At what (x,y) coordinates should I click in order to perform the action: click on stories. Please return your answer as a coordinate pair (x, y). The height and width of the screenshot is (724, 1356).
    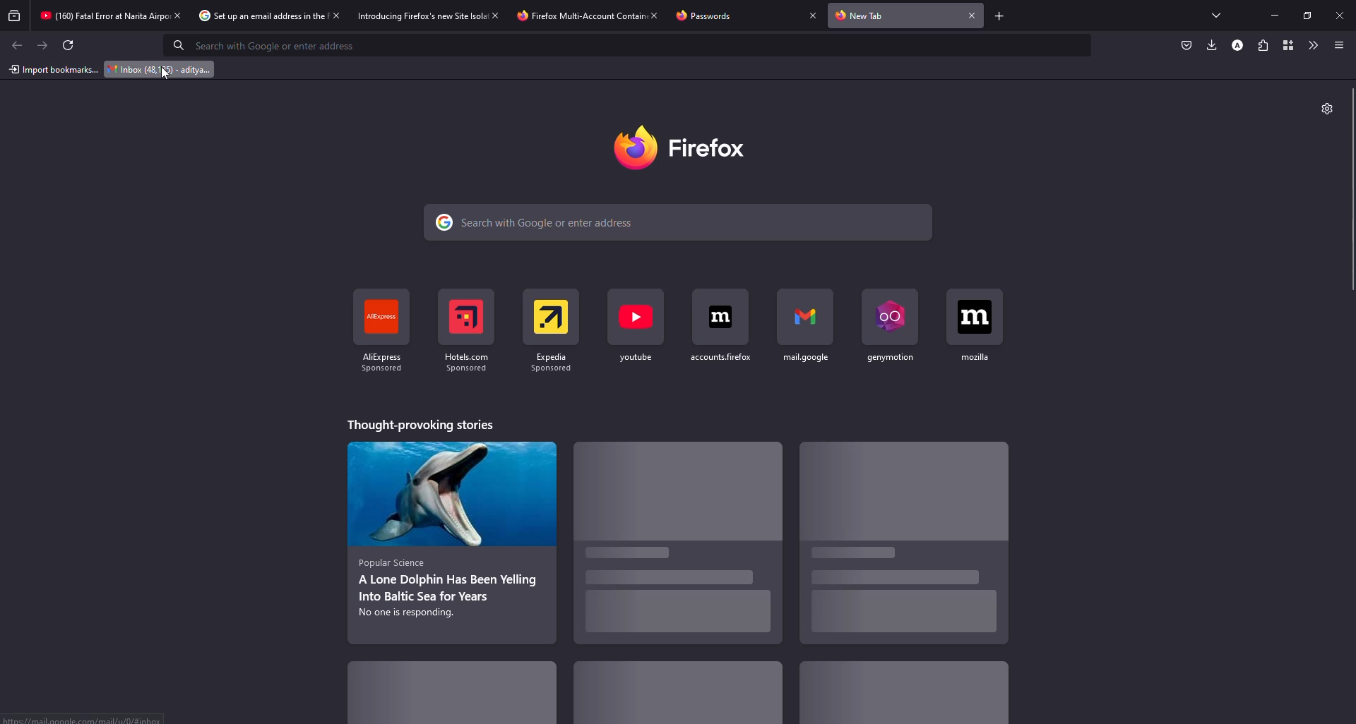
    Looking at the image, I should click on (667, 696).